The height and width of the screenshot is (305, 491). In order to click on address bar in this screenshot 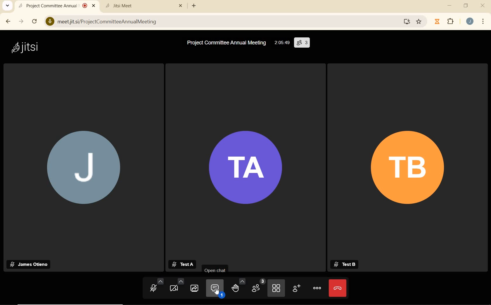, I will do `click(226, 22)`.